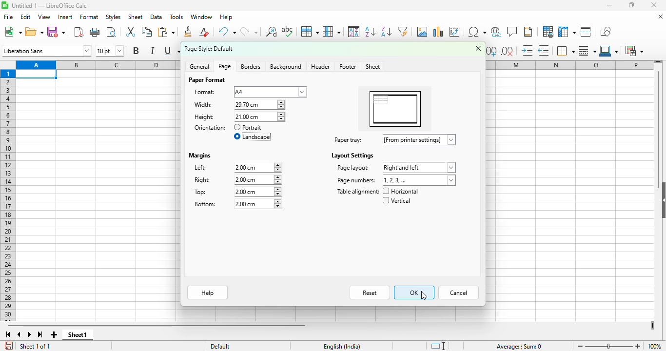 Image resolution: width=666 pixels, height=351 pixels. What do you see at coordinates (386, 32) in the screenshot?
I see `sort descending` at bounding box center [386, 32].